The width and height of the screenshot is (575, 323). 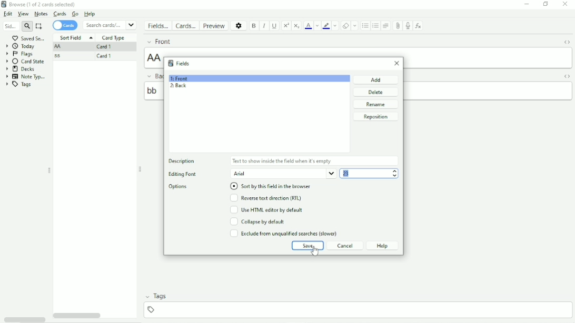 I want to click on Toggle HTML Editor, so click(x=566, y=42).